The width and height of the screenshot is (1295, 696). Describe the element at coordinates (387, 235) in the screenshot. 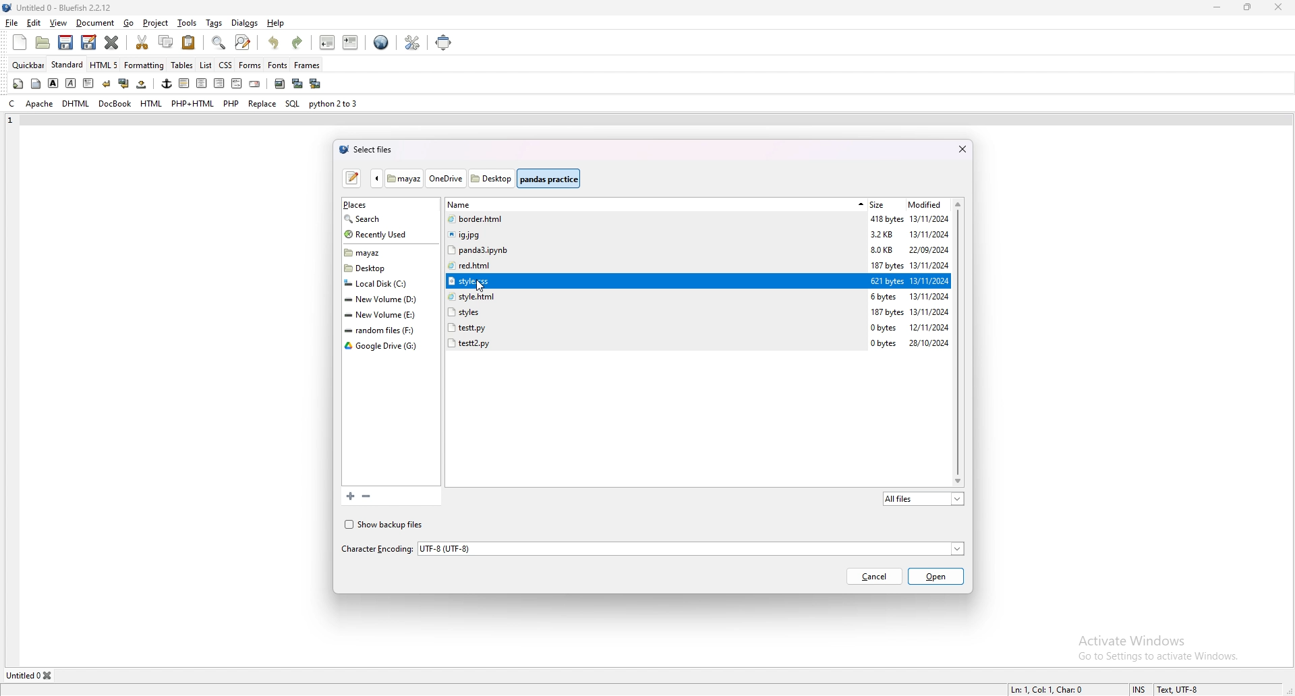

I see `recently used` at that location.